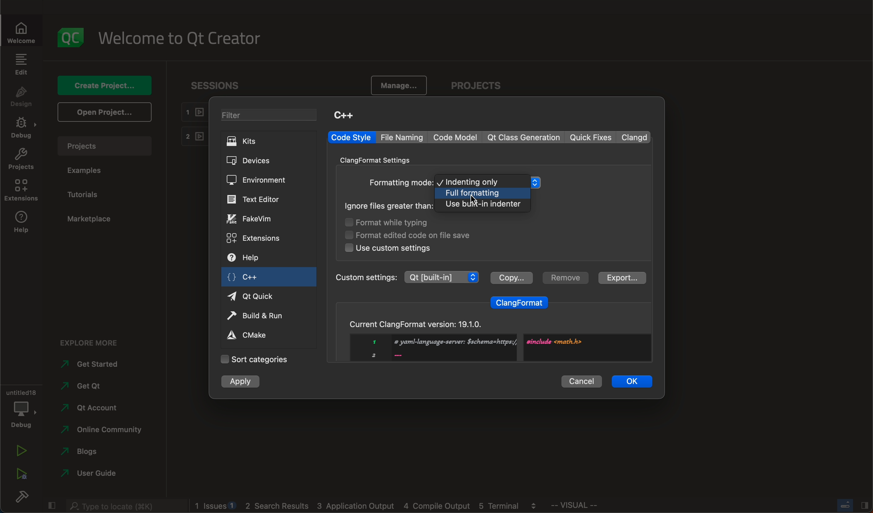 The width and height of the screenshot is (873, 513). I want to click on user guide, so click(91, 475).